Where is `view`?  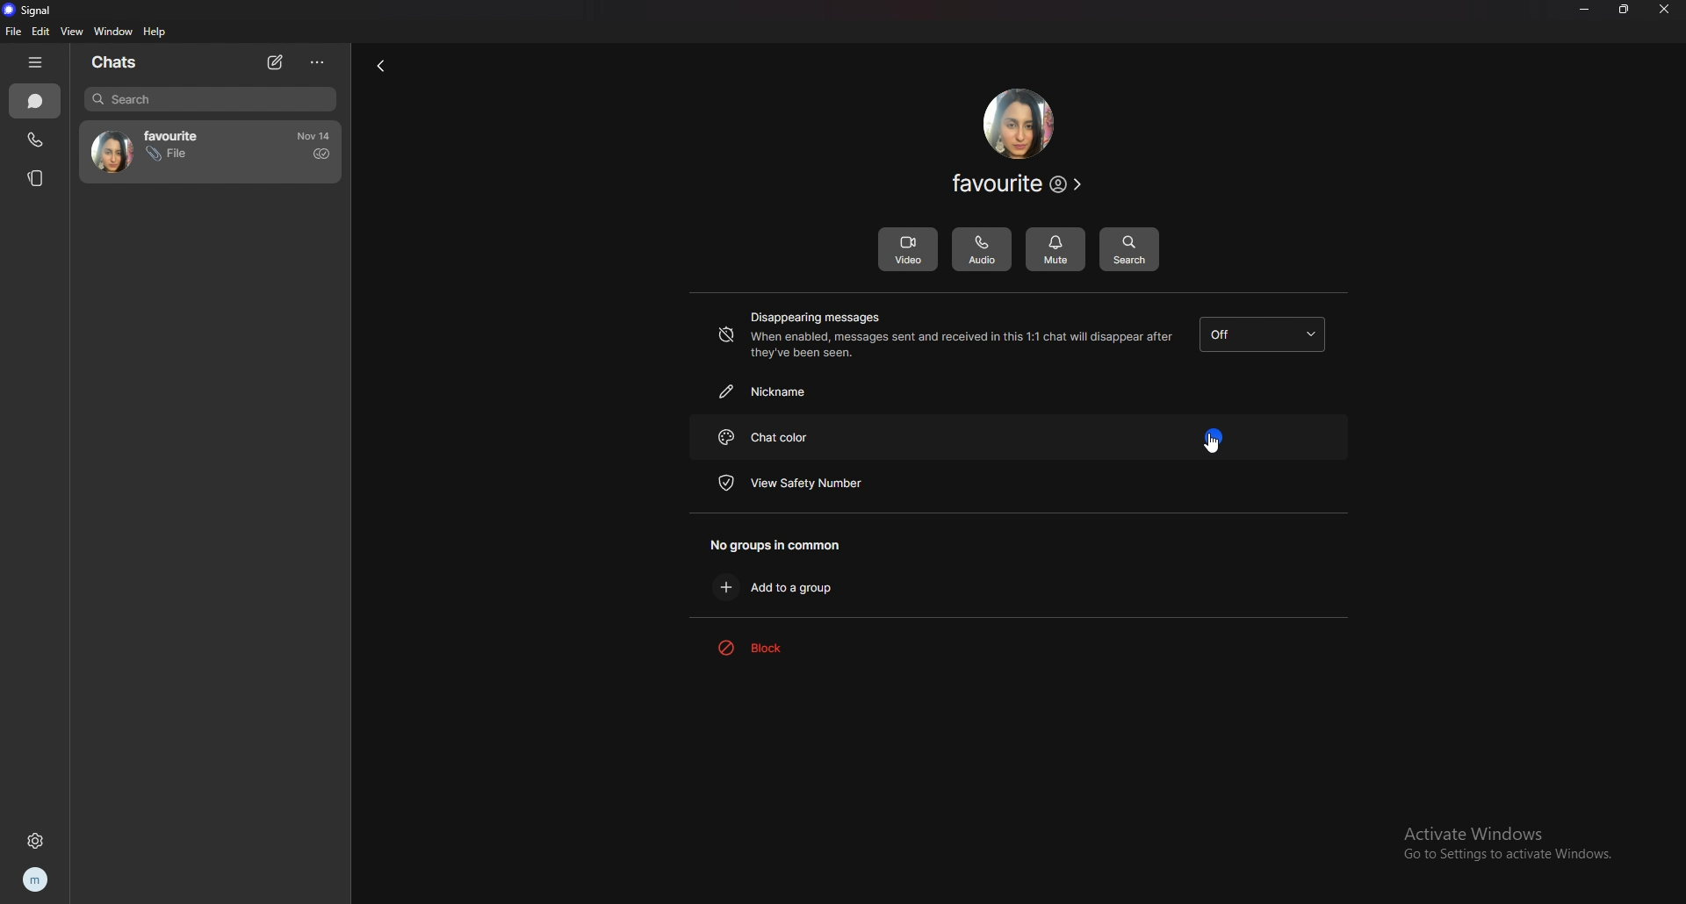
view is located at coordinates (71, 32).